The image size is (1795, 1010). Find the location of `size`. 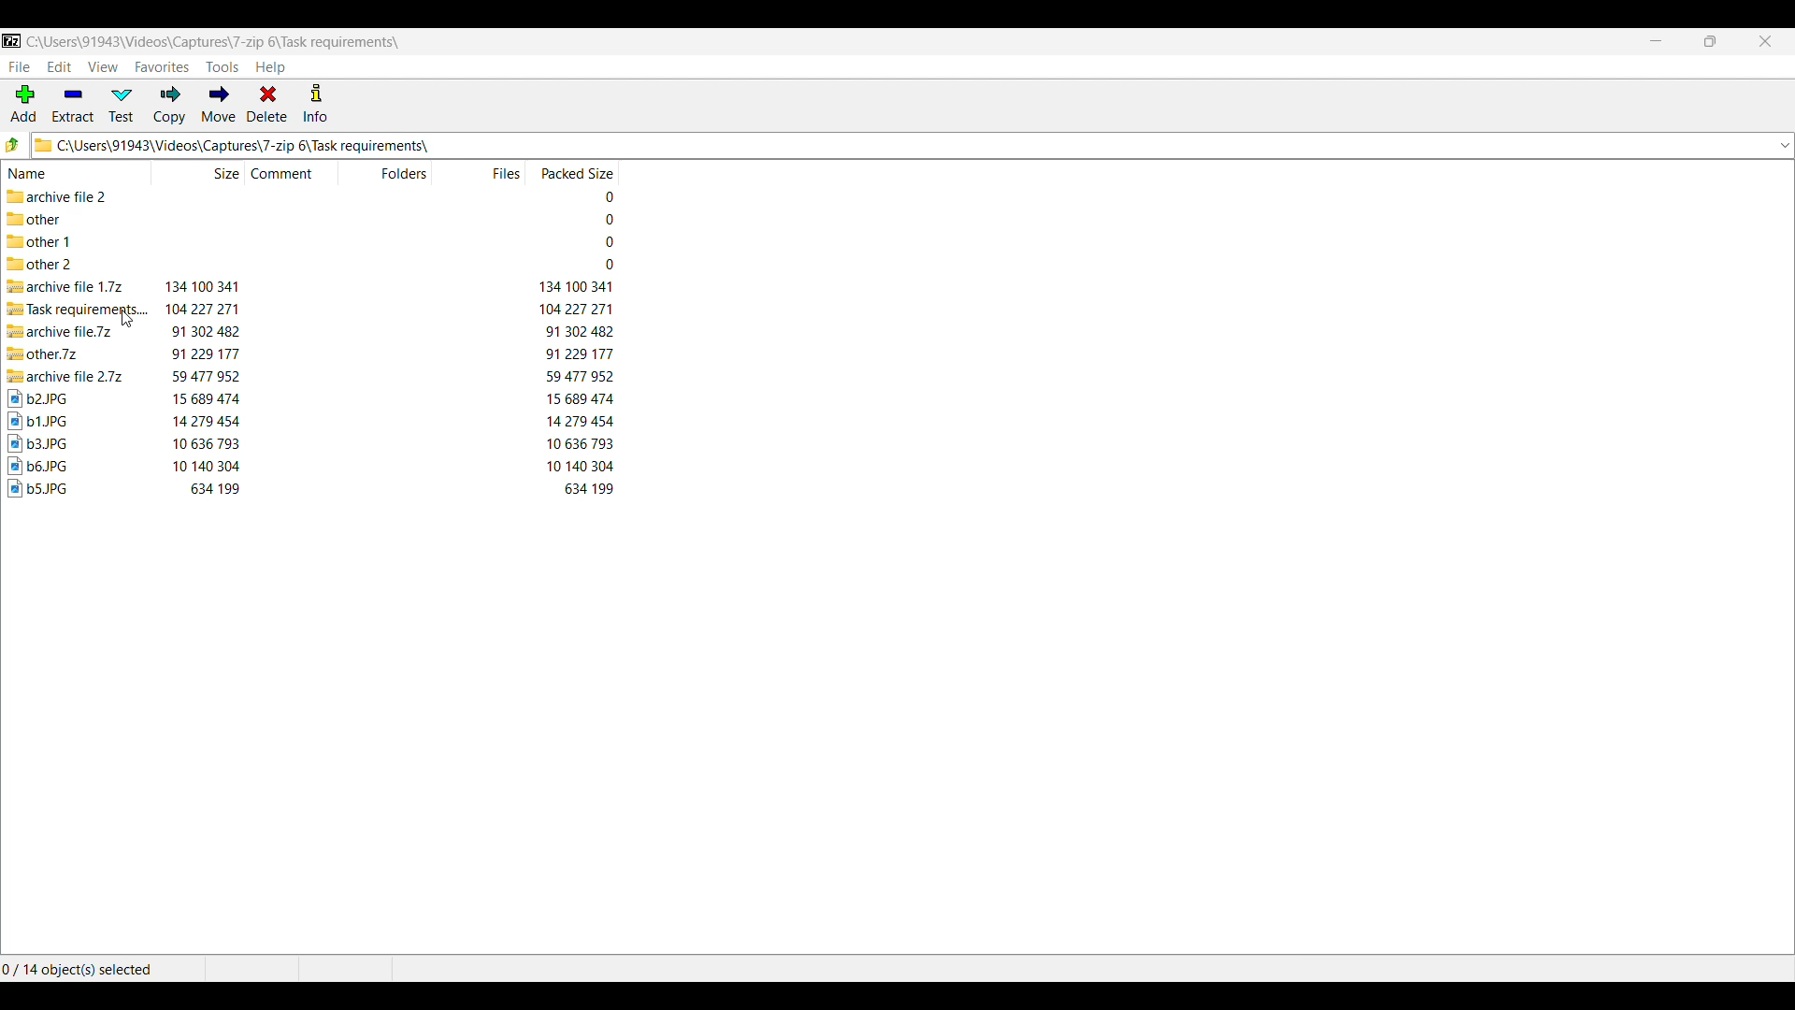

size is located at coordinates (204, 466).